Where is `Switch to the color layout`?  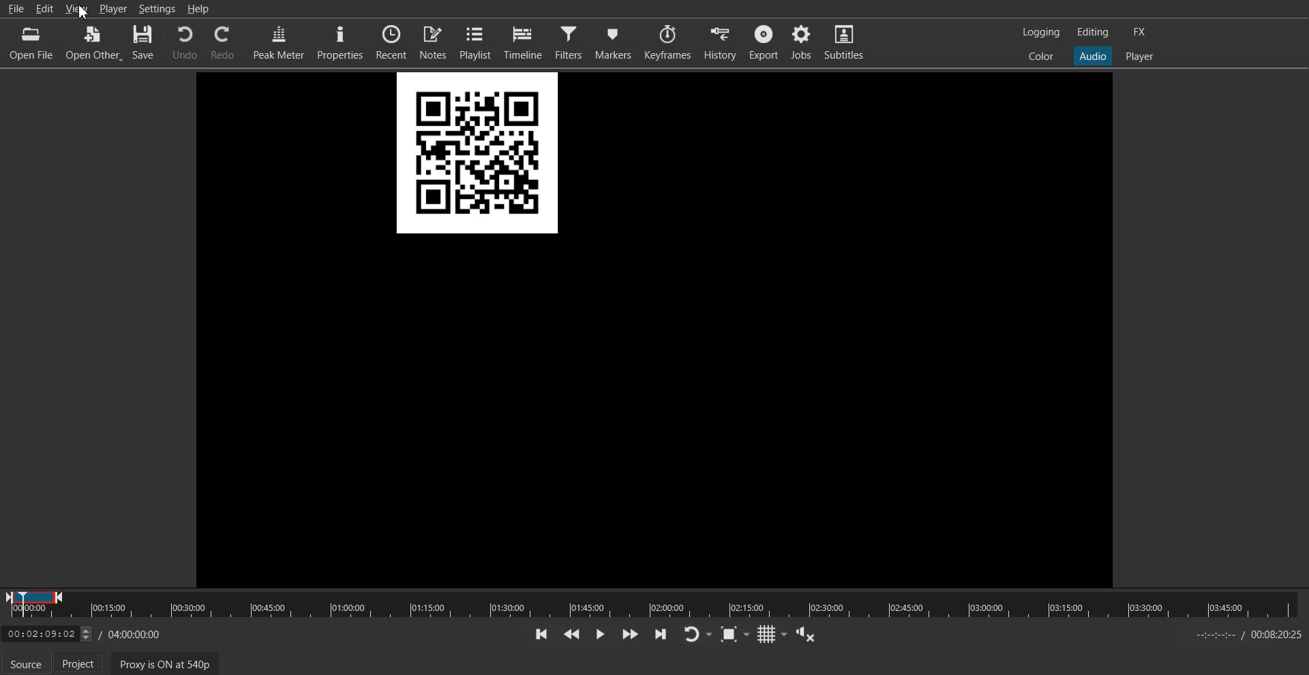
Switch to the color layout is located at coordinates (1042, 57).